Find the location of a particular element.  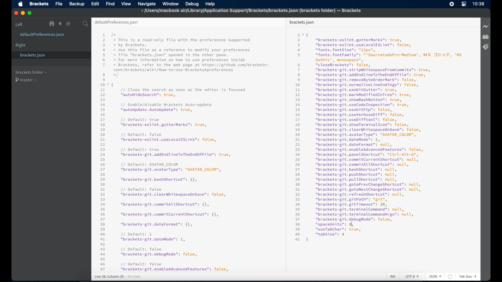

no linter available for json is located at coordinates (450, 277).